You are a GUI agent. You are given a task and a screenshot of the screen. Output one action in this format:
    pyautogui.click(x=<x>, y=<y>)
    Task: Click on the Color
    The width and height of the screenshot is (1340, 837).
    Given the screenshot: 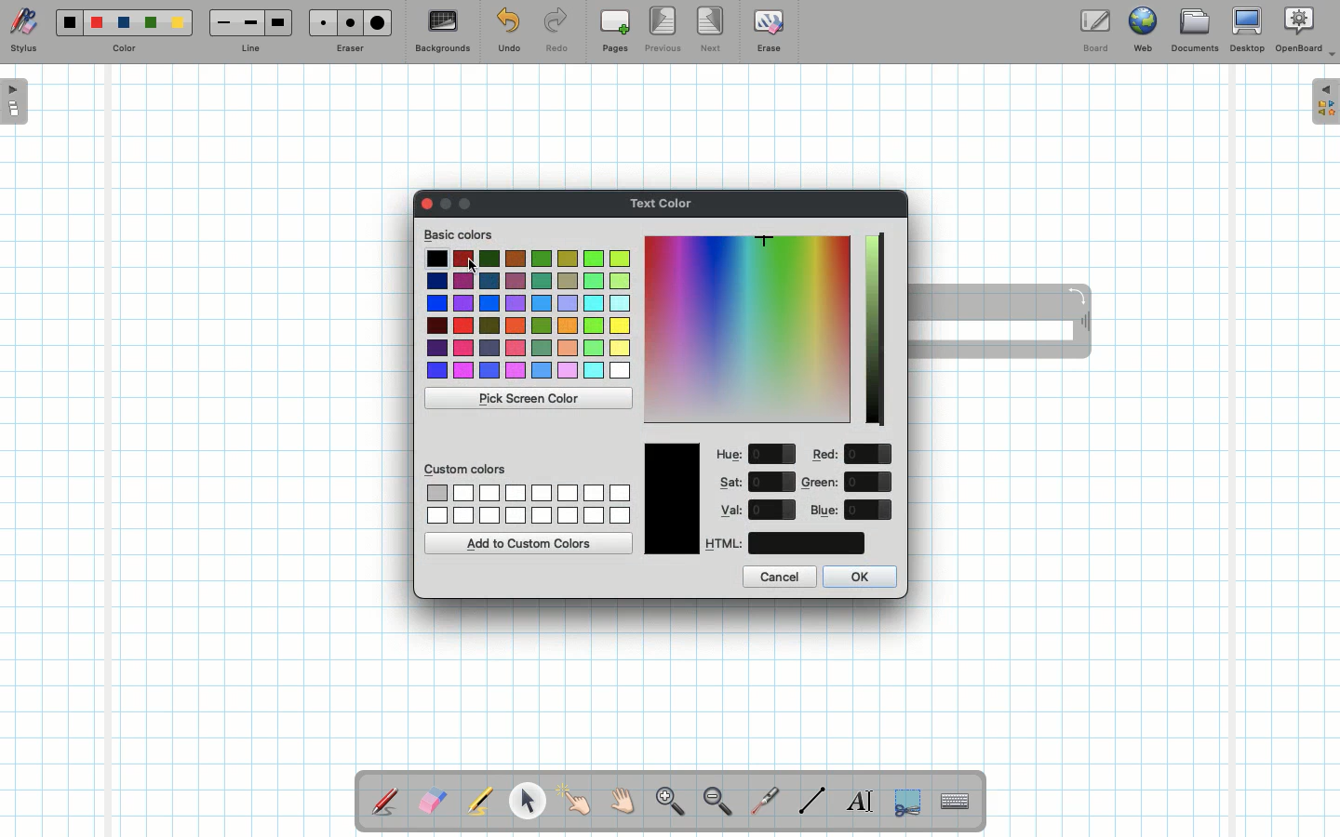 What is the action you would take?
    pyautogui.click(x=122, y=49)
    